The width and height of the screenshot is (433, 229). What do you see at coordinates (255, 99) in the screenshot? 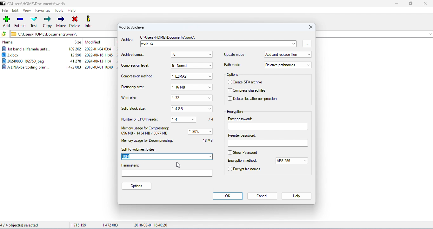
I see `delete files after compression` at bounding box center [255, 99].